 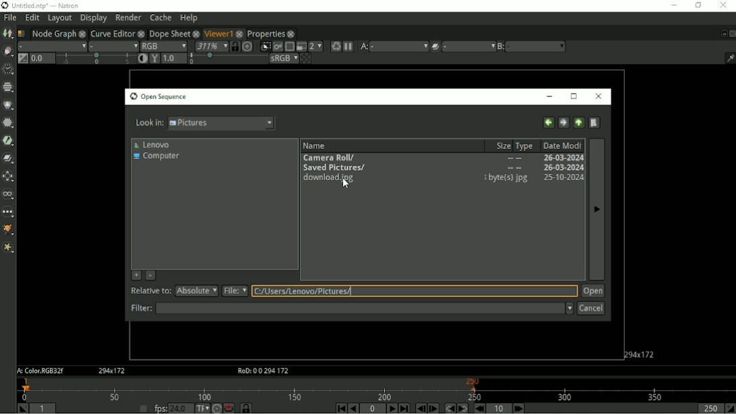 I want to click on Transform, so click(x=8, y=175).